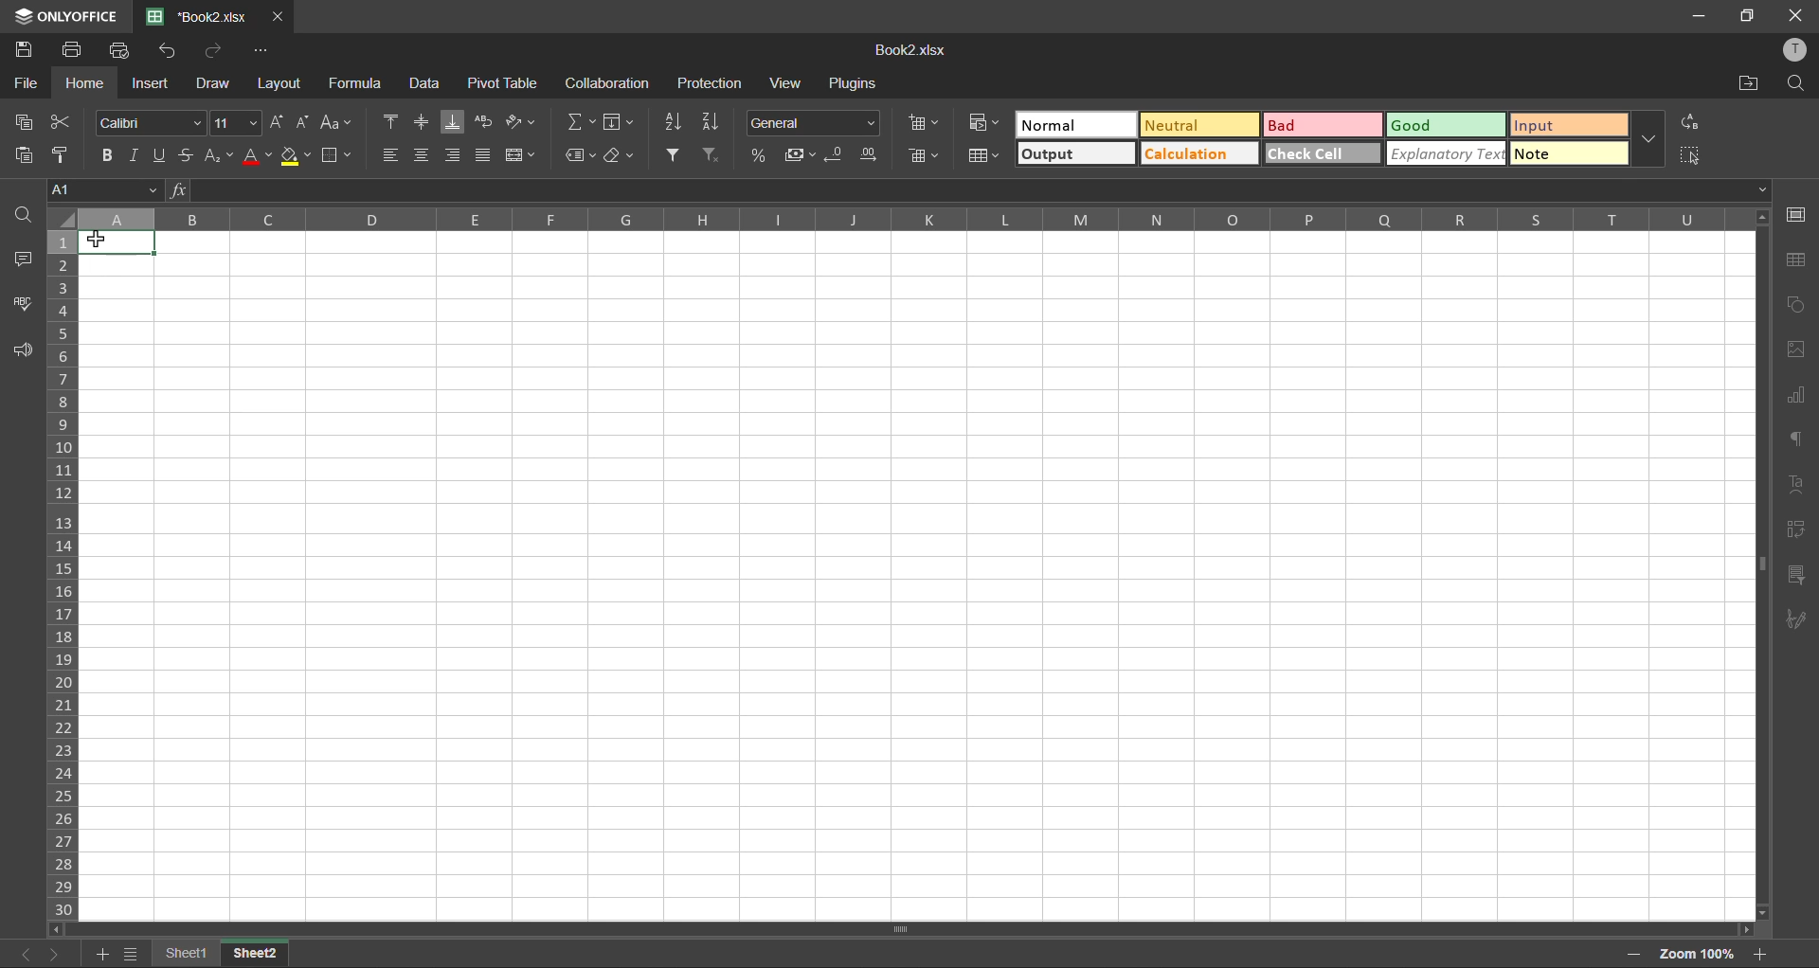 The image size is (1819, 968). What do you see at coordinates (1703, 951) in the screenshot?
I see `zoom factor` at bounding box center [1703, 951].